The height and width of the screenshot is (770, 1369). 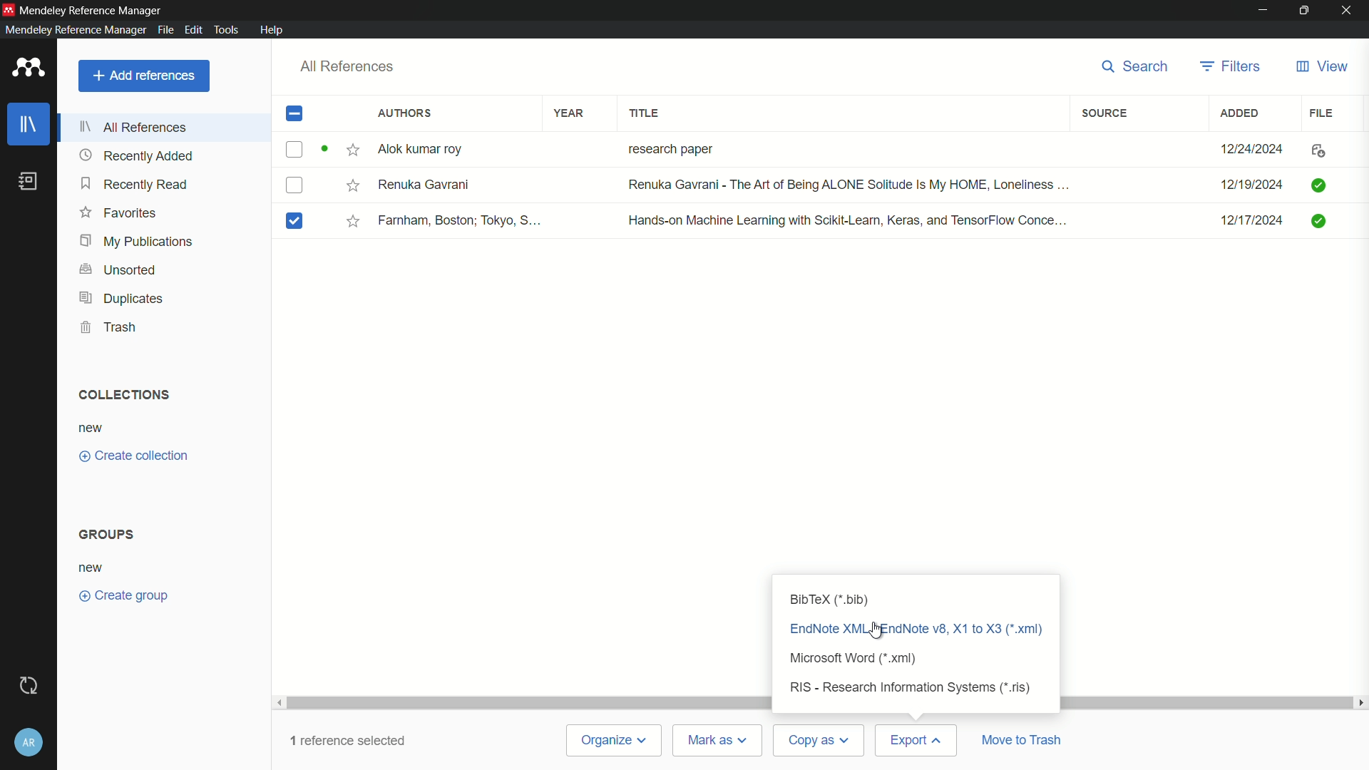 What do you see at coordinates (272, 30) in the screenshot?
I see `help menu` at bounding box center [272, 30].